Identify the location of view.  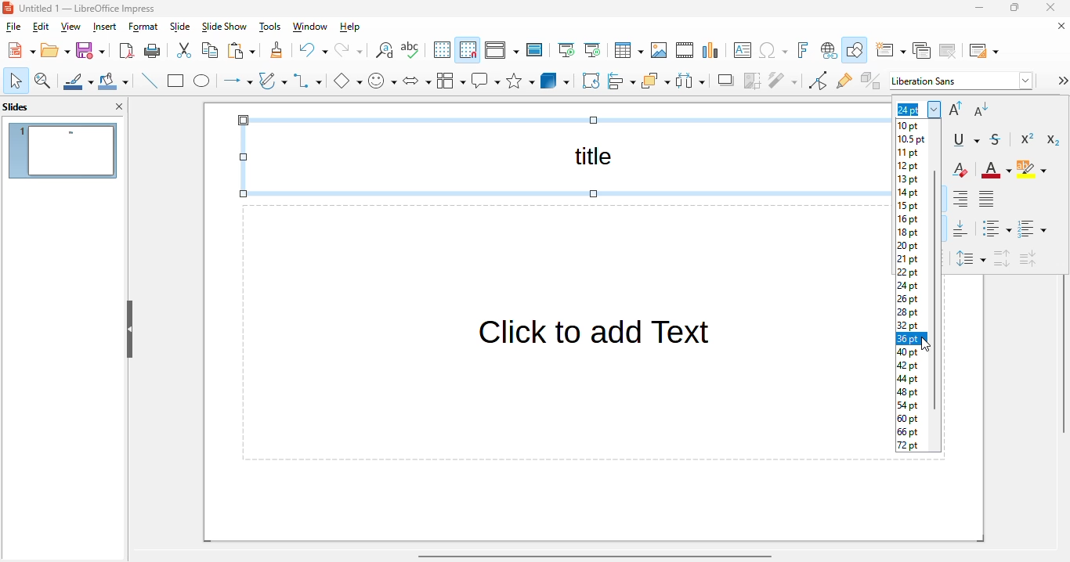
(70, 27).